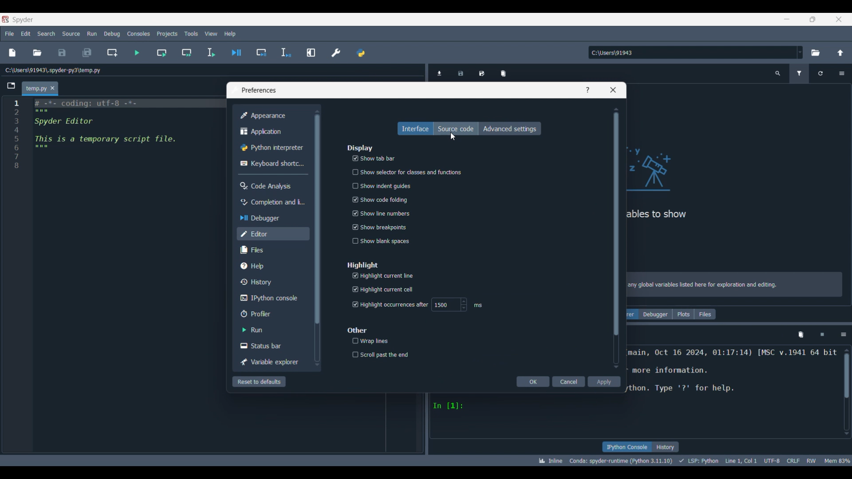 This screenshot has width=852, height=479. I want to click on Show selector for classes and functions, so click(409, 173).